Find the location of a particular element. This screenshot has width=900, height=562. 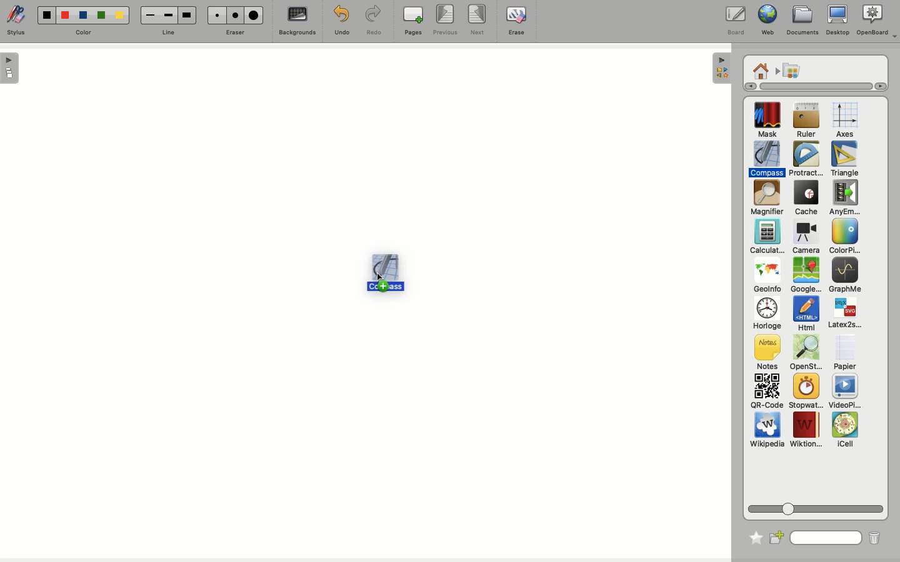

Axes is located at coordinates (845, 121).